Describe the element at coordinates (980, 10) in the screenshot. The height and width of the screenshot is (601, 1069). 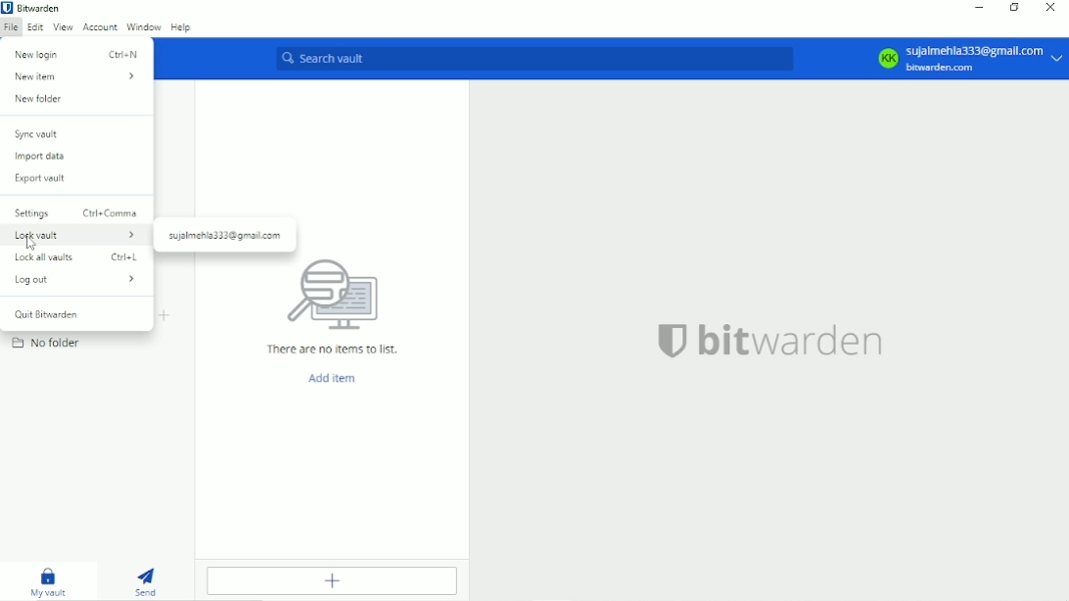
I see `Minimize` at that location.